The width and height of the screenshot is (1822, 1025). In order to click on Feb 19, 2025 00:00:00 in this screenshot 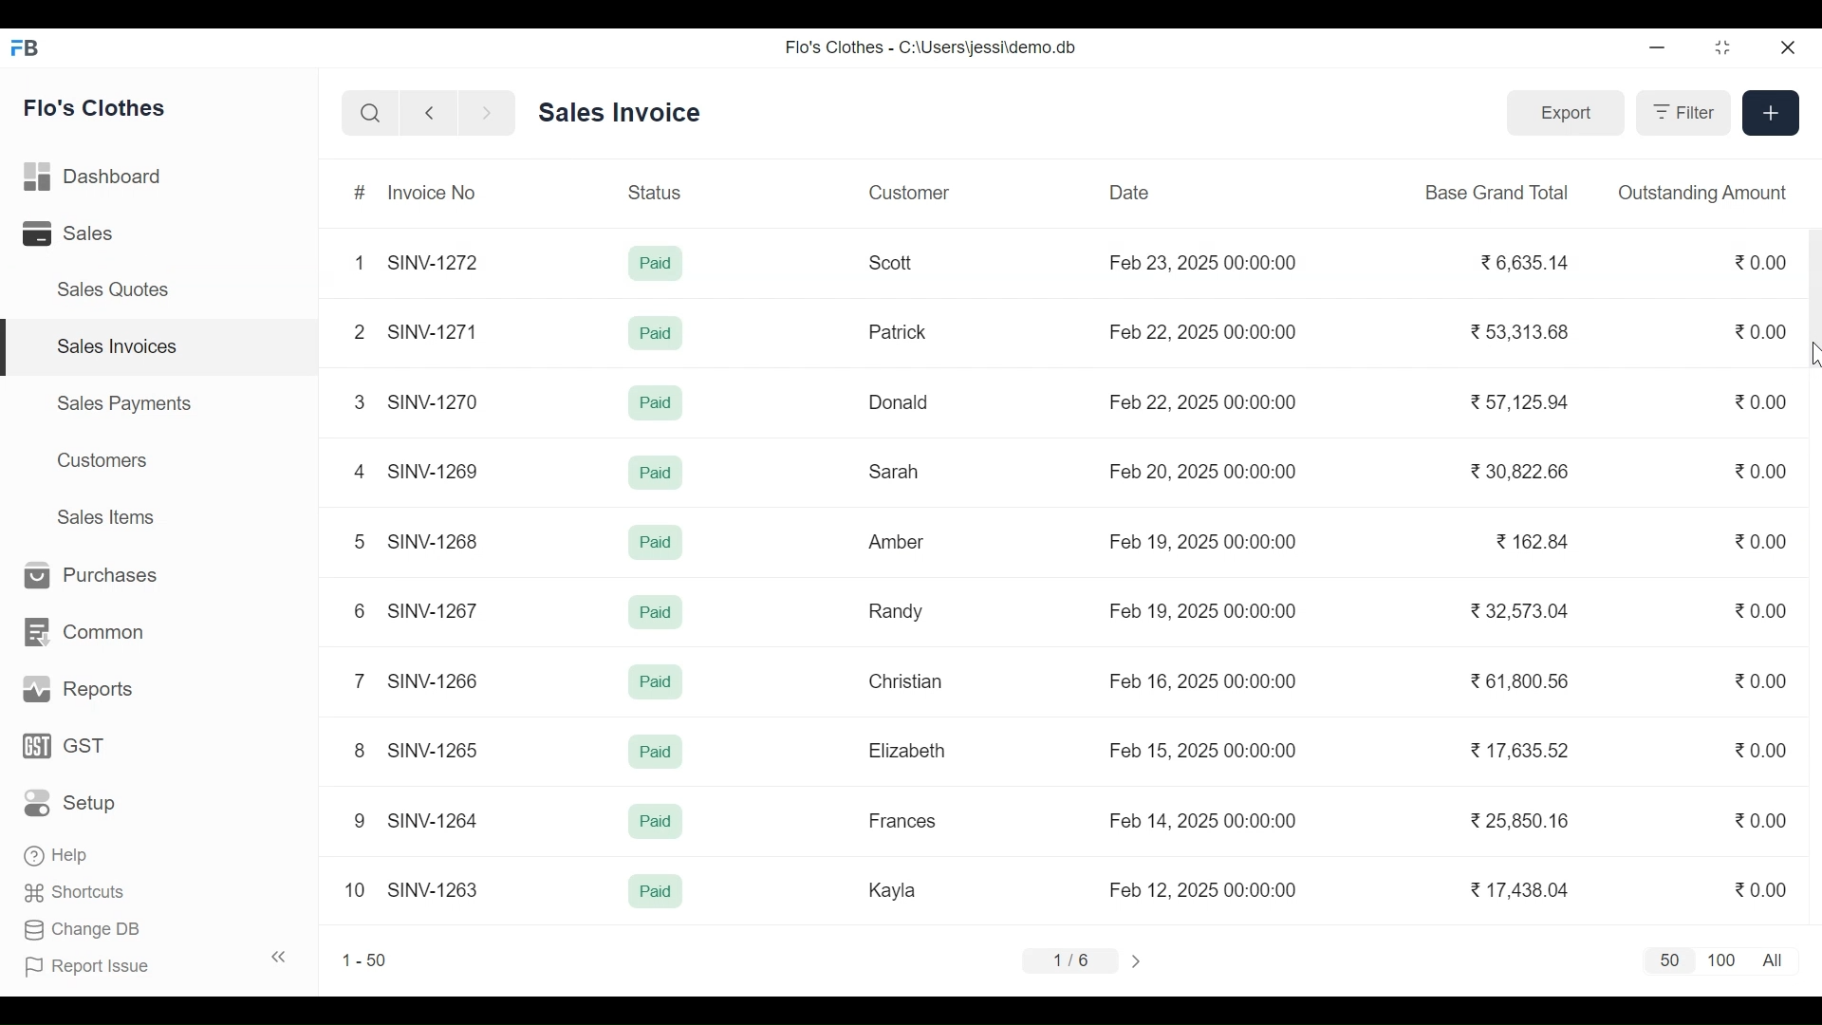, I will do `click(1205, 541)`.